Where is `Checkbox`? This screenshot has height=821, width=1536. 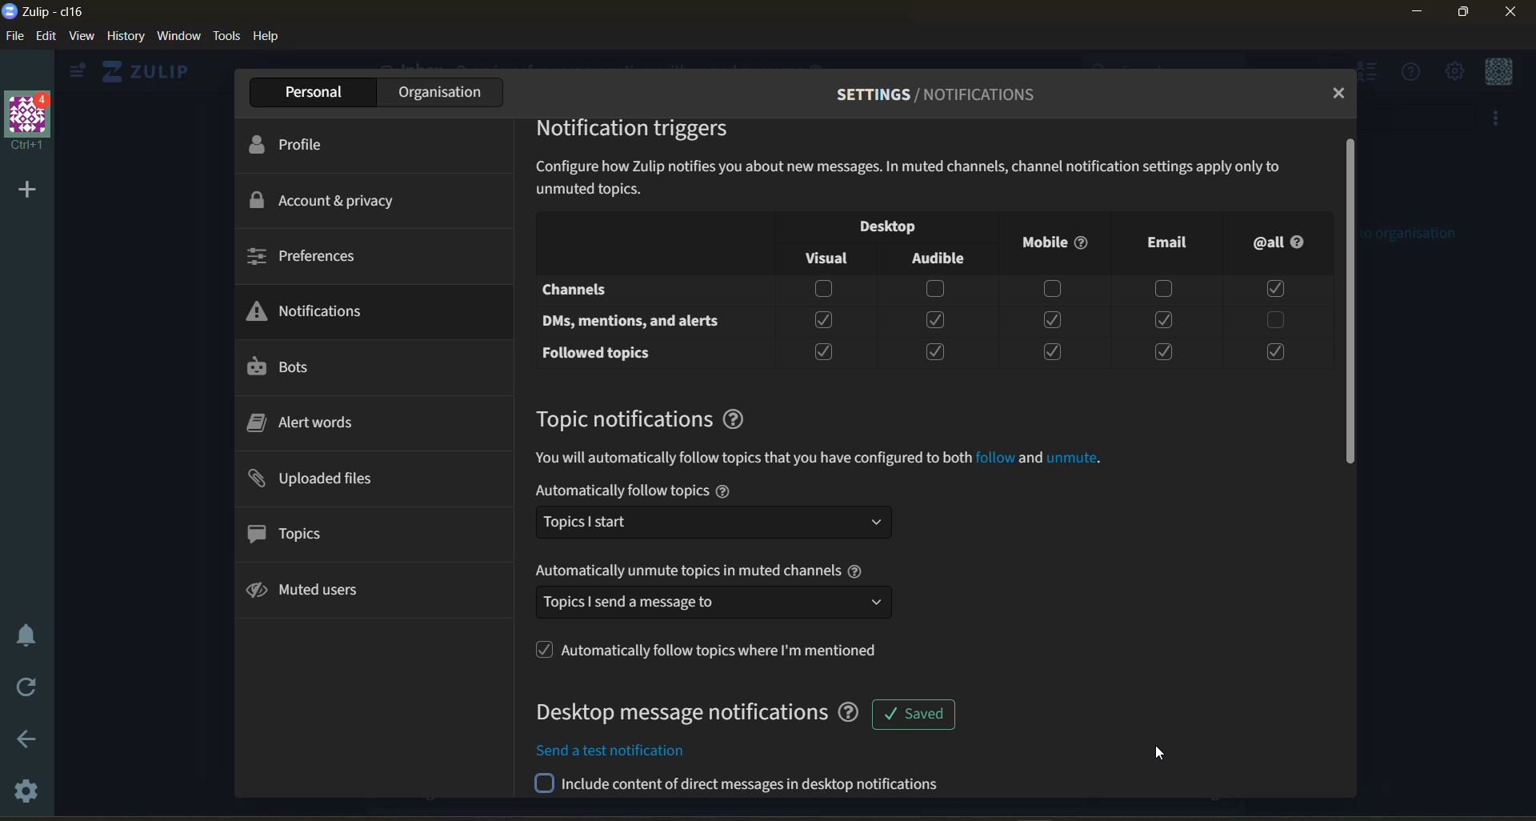 Checkbox is located at coordinates (1054, 289).